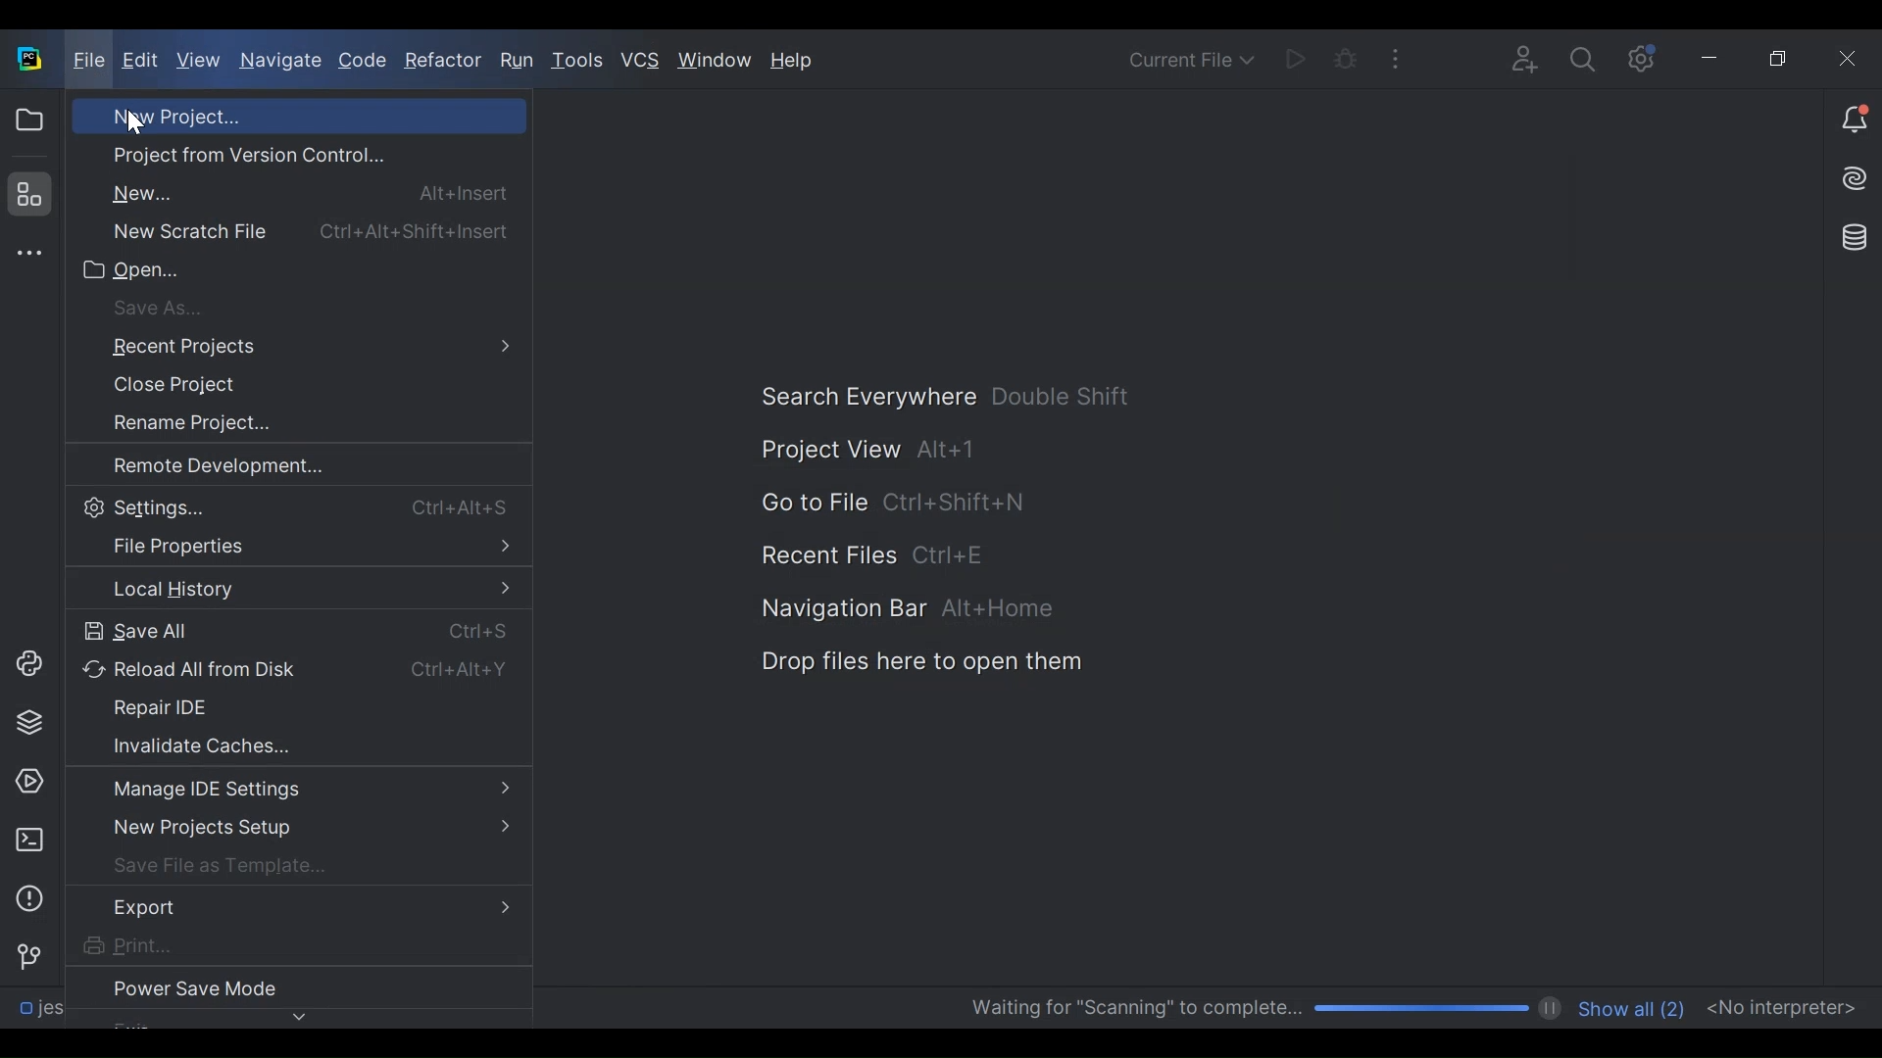  What do you see at coordinates (25, 253) in the screenshot?
I see `More tool window` at bounding box center [25, 253].